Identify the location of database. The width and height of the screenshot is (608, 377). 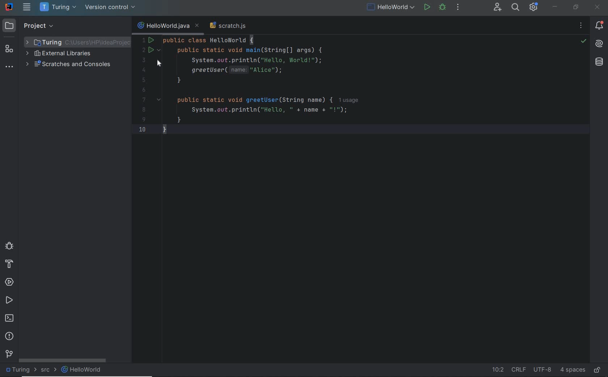
(599, 61).